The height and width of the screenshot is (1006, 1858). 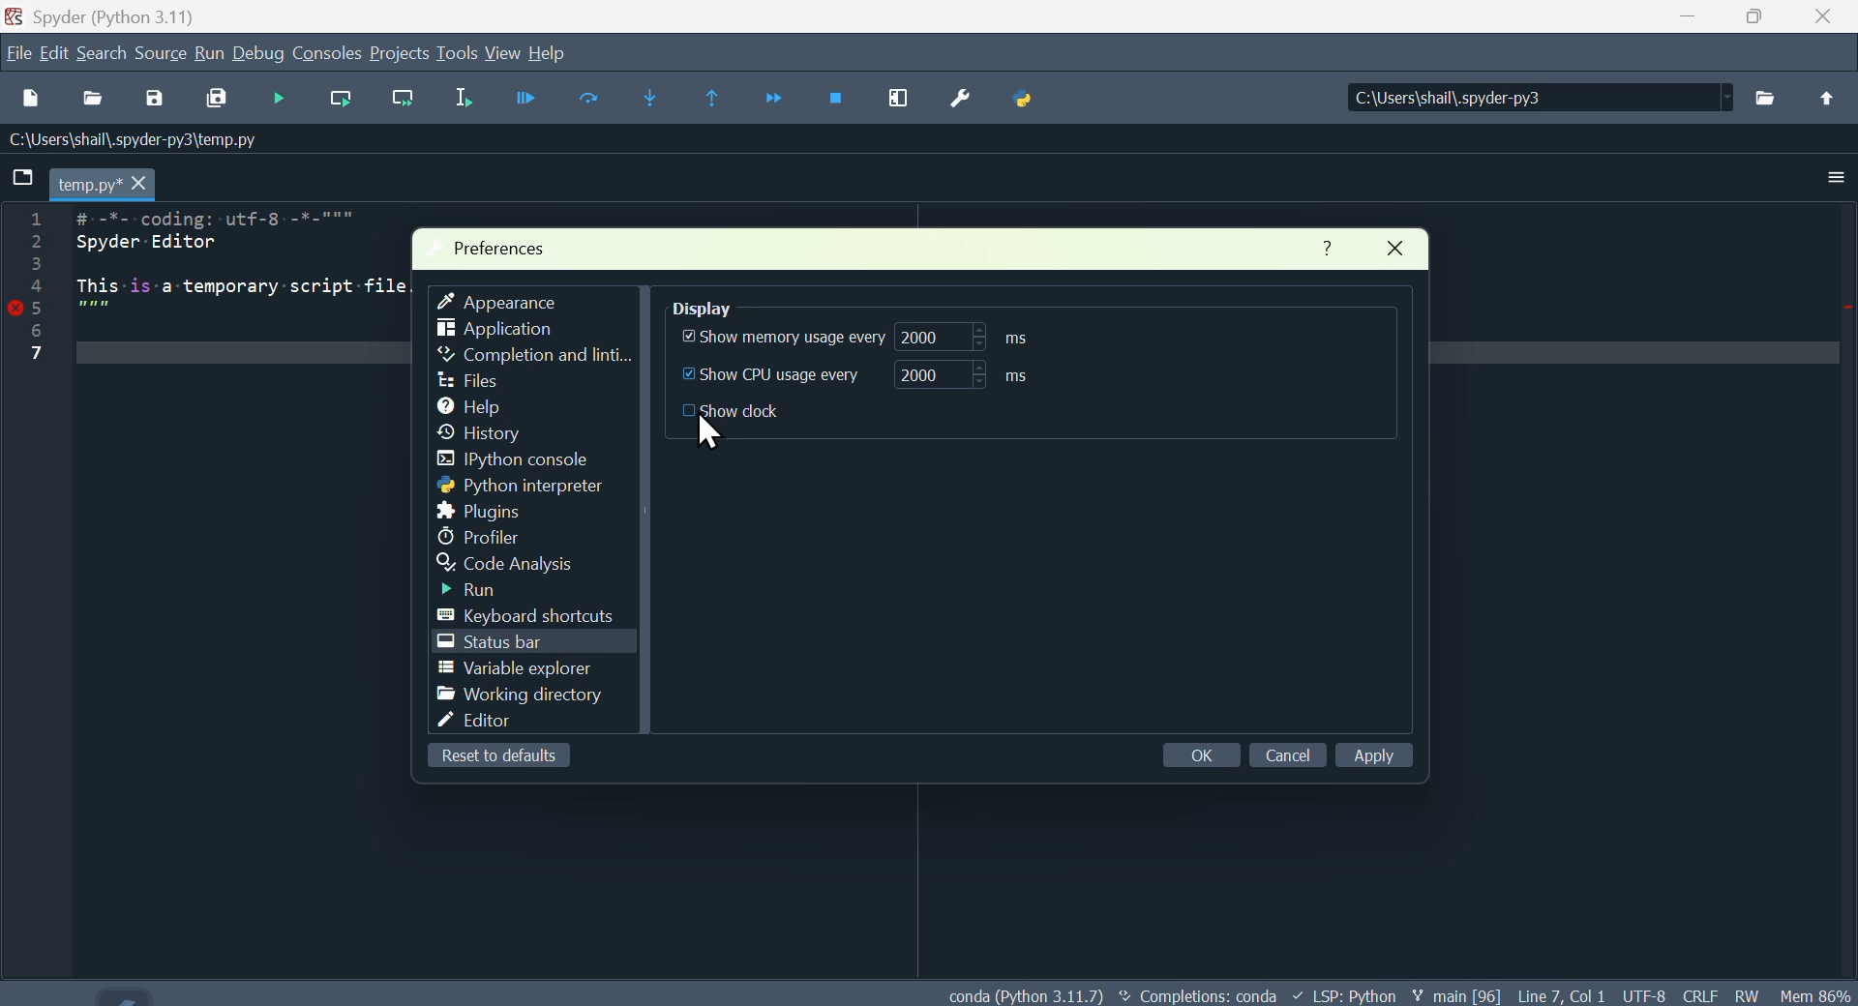 I want to click on Project, so click(x=400, y=55).